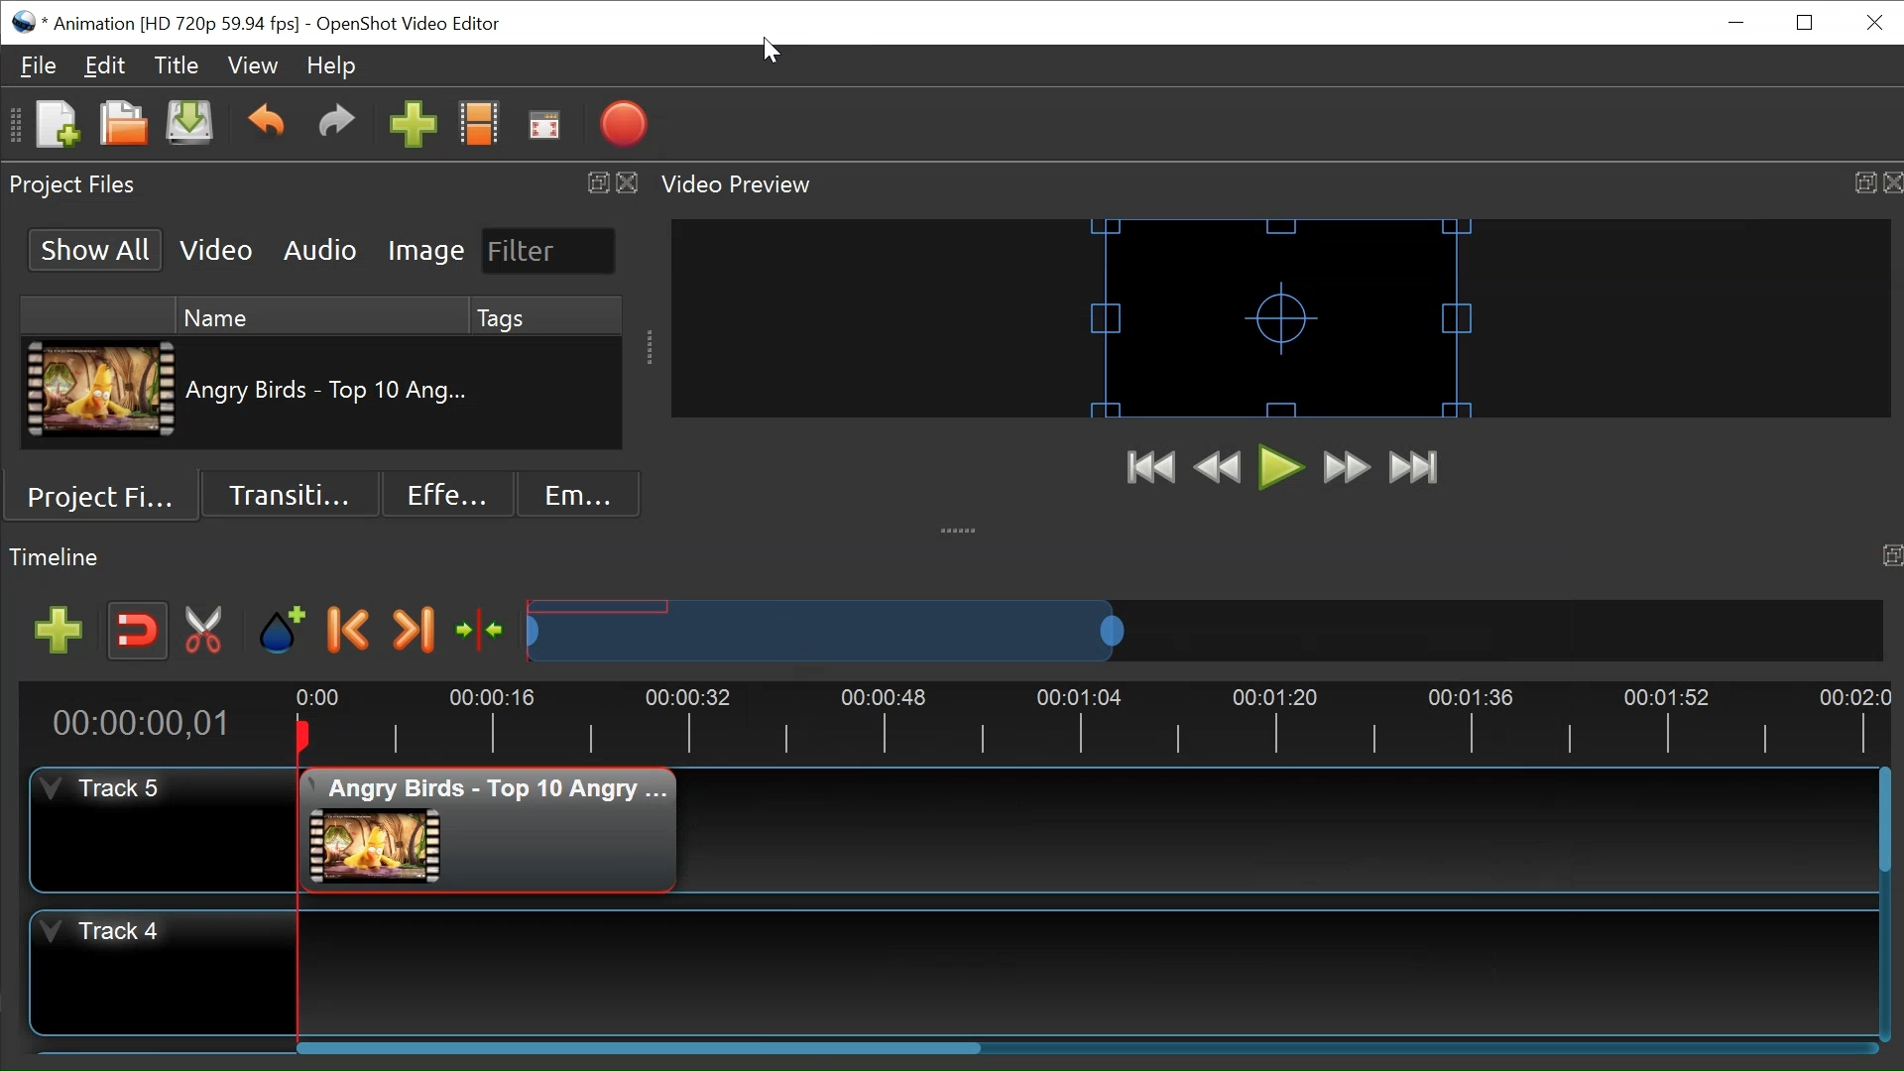 The image size is (1904, 1071). I want to click on Tags, so click(545, 316).